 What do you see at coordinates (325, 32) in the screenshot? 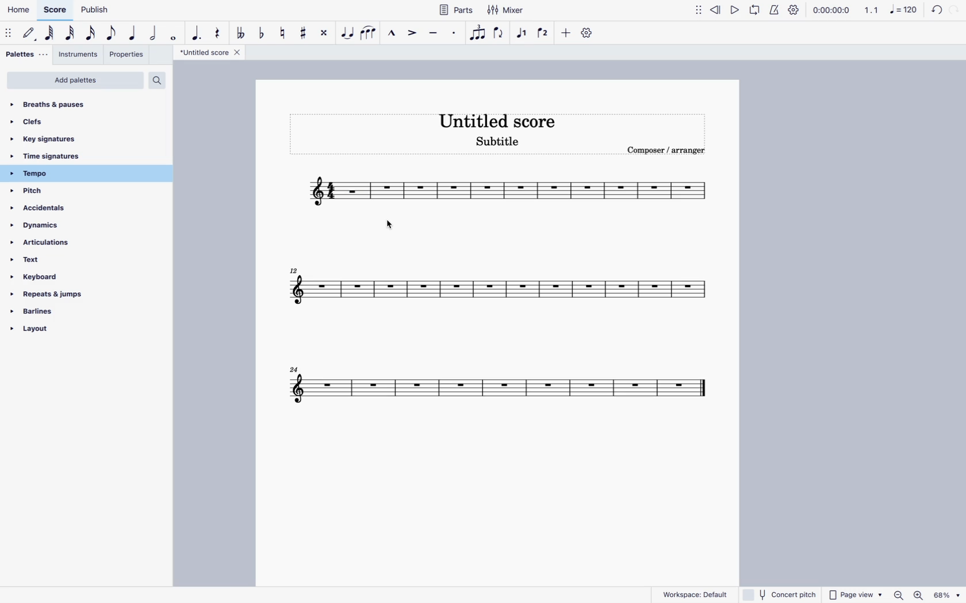
I see `toggle double sharp` at bounding box center [325, 32].